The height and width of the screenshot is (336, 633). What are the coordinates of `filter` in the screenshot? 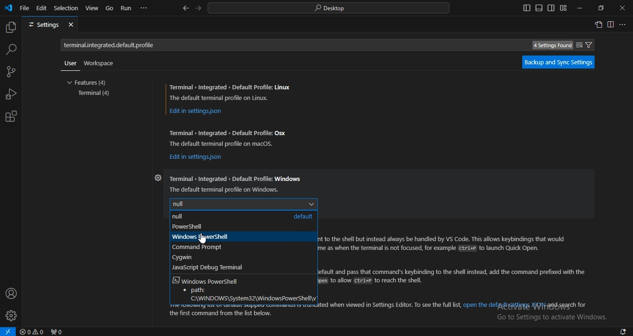 It's located at (583, 45).